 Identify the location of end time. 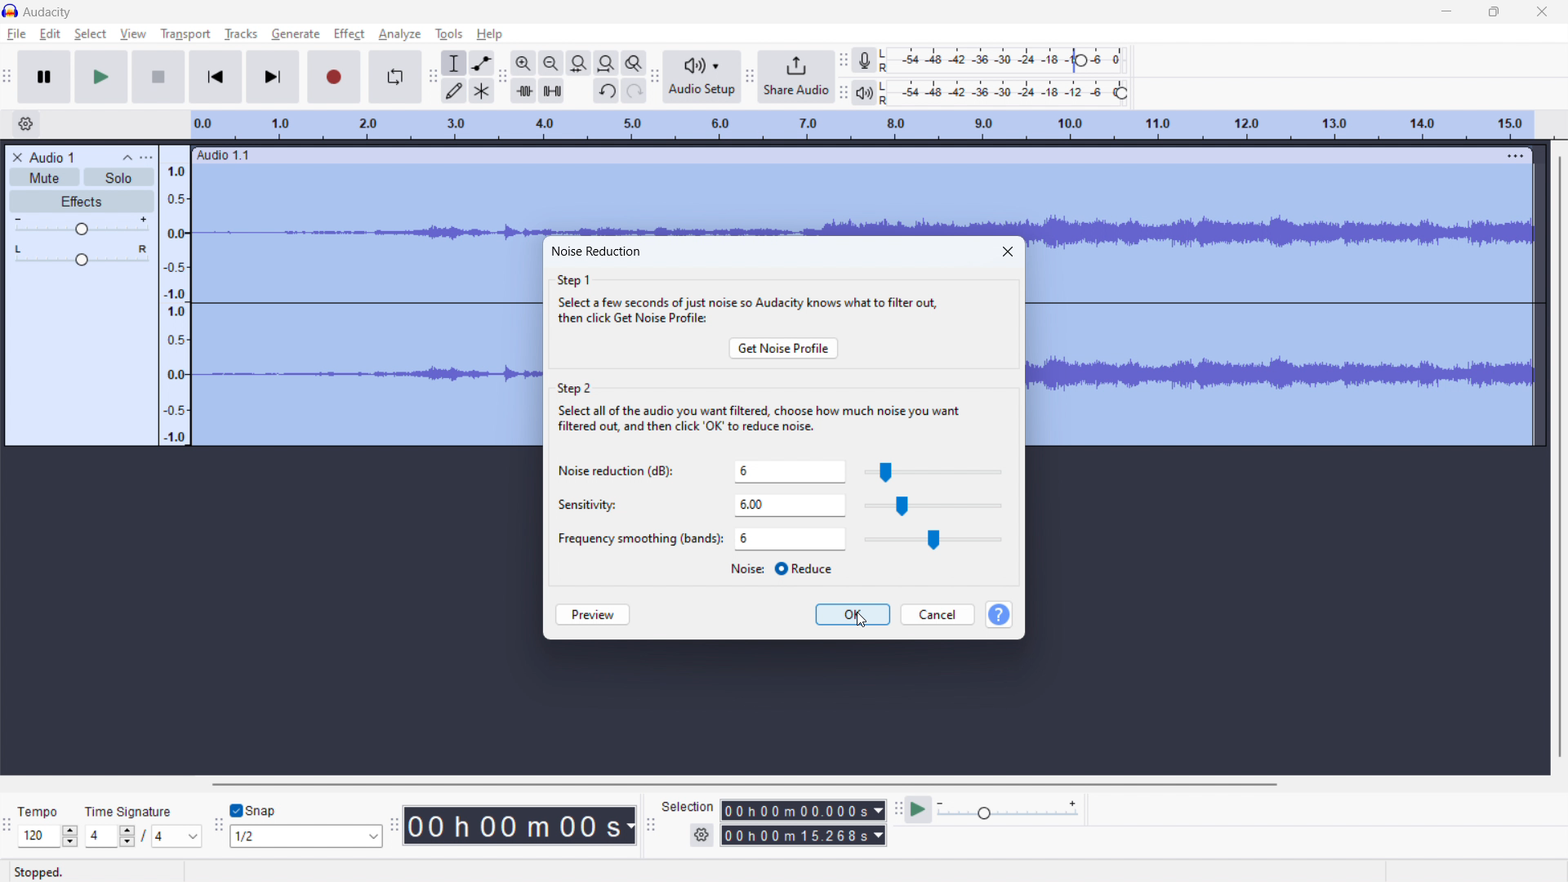
(803, 835).